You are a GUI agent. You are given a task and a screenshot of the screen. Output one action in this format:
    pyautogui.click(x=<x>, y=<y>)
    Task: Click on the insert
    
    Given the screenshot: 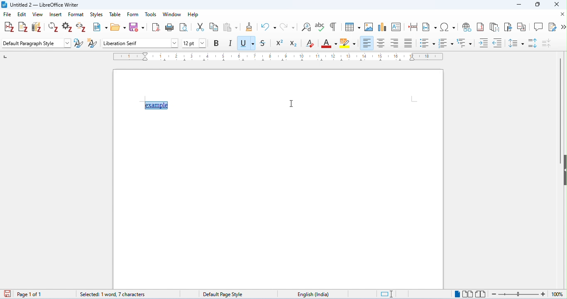 What is the action you would take?
    pyautogui.click(x=56, y=14)
    